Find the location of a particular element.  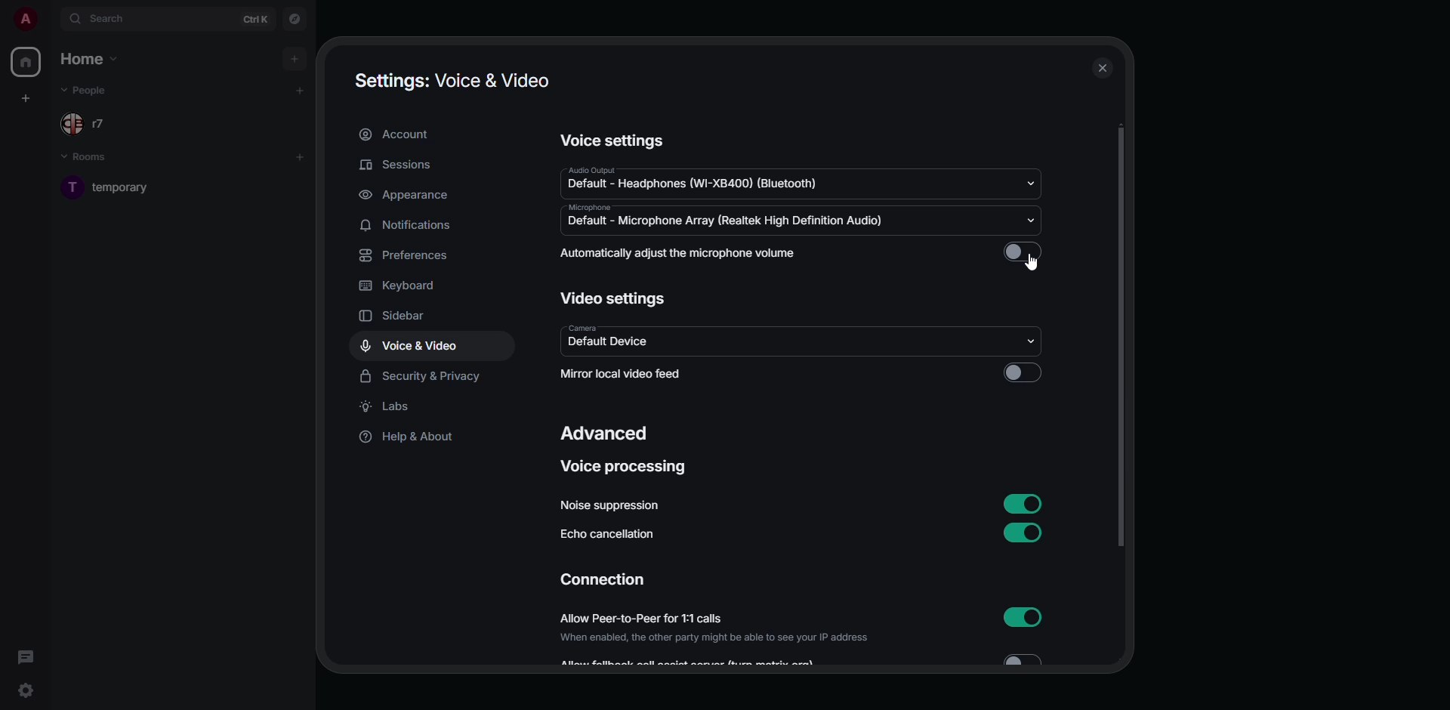

create space is located at coordinates (27, 98).